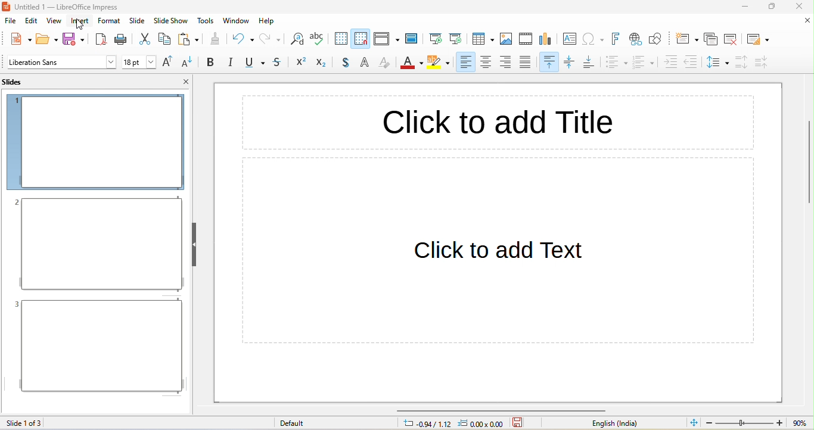  Describe the element at coordinates (486, 63) in the screenshot. I see `align center` at that location.